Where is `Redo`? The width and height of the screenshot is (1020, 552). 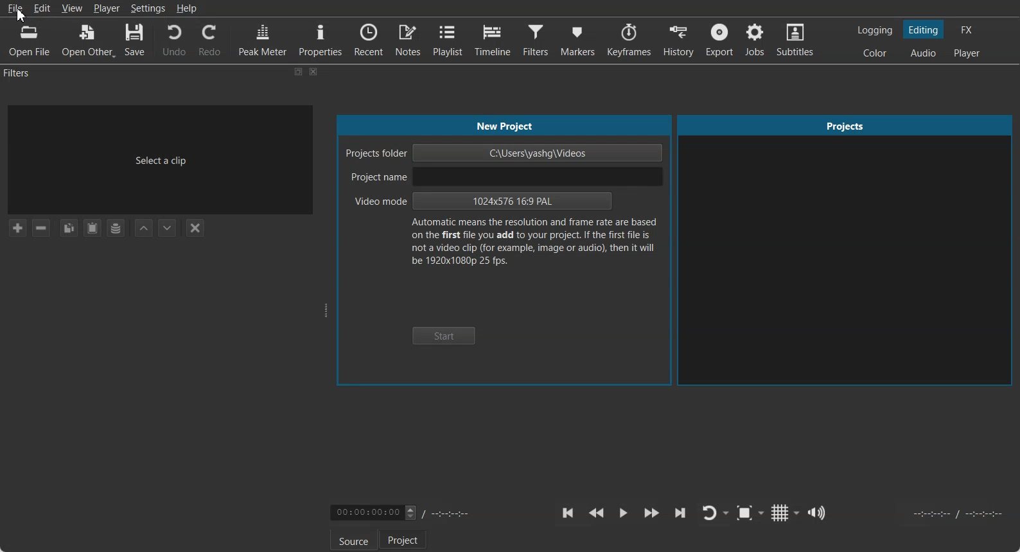
Redo is located at coordinates (209, 39).